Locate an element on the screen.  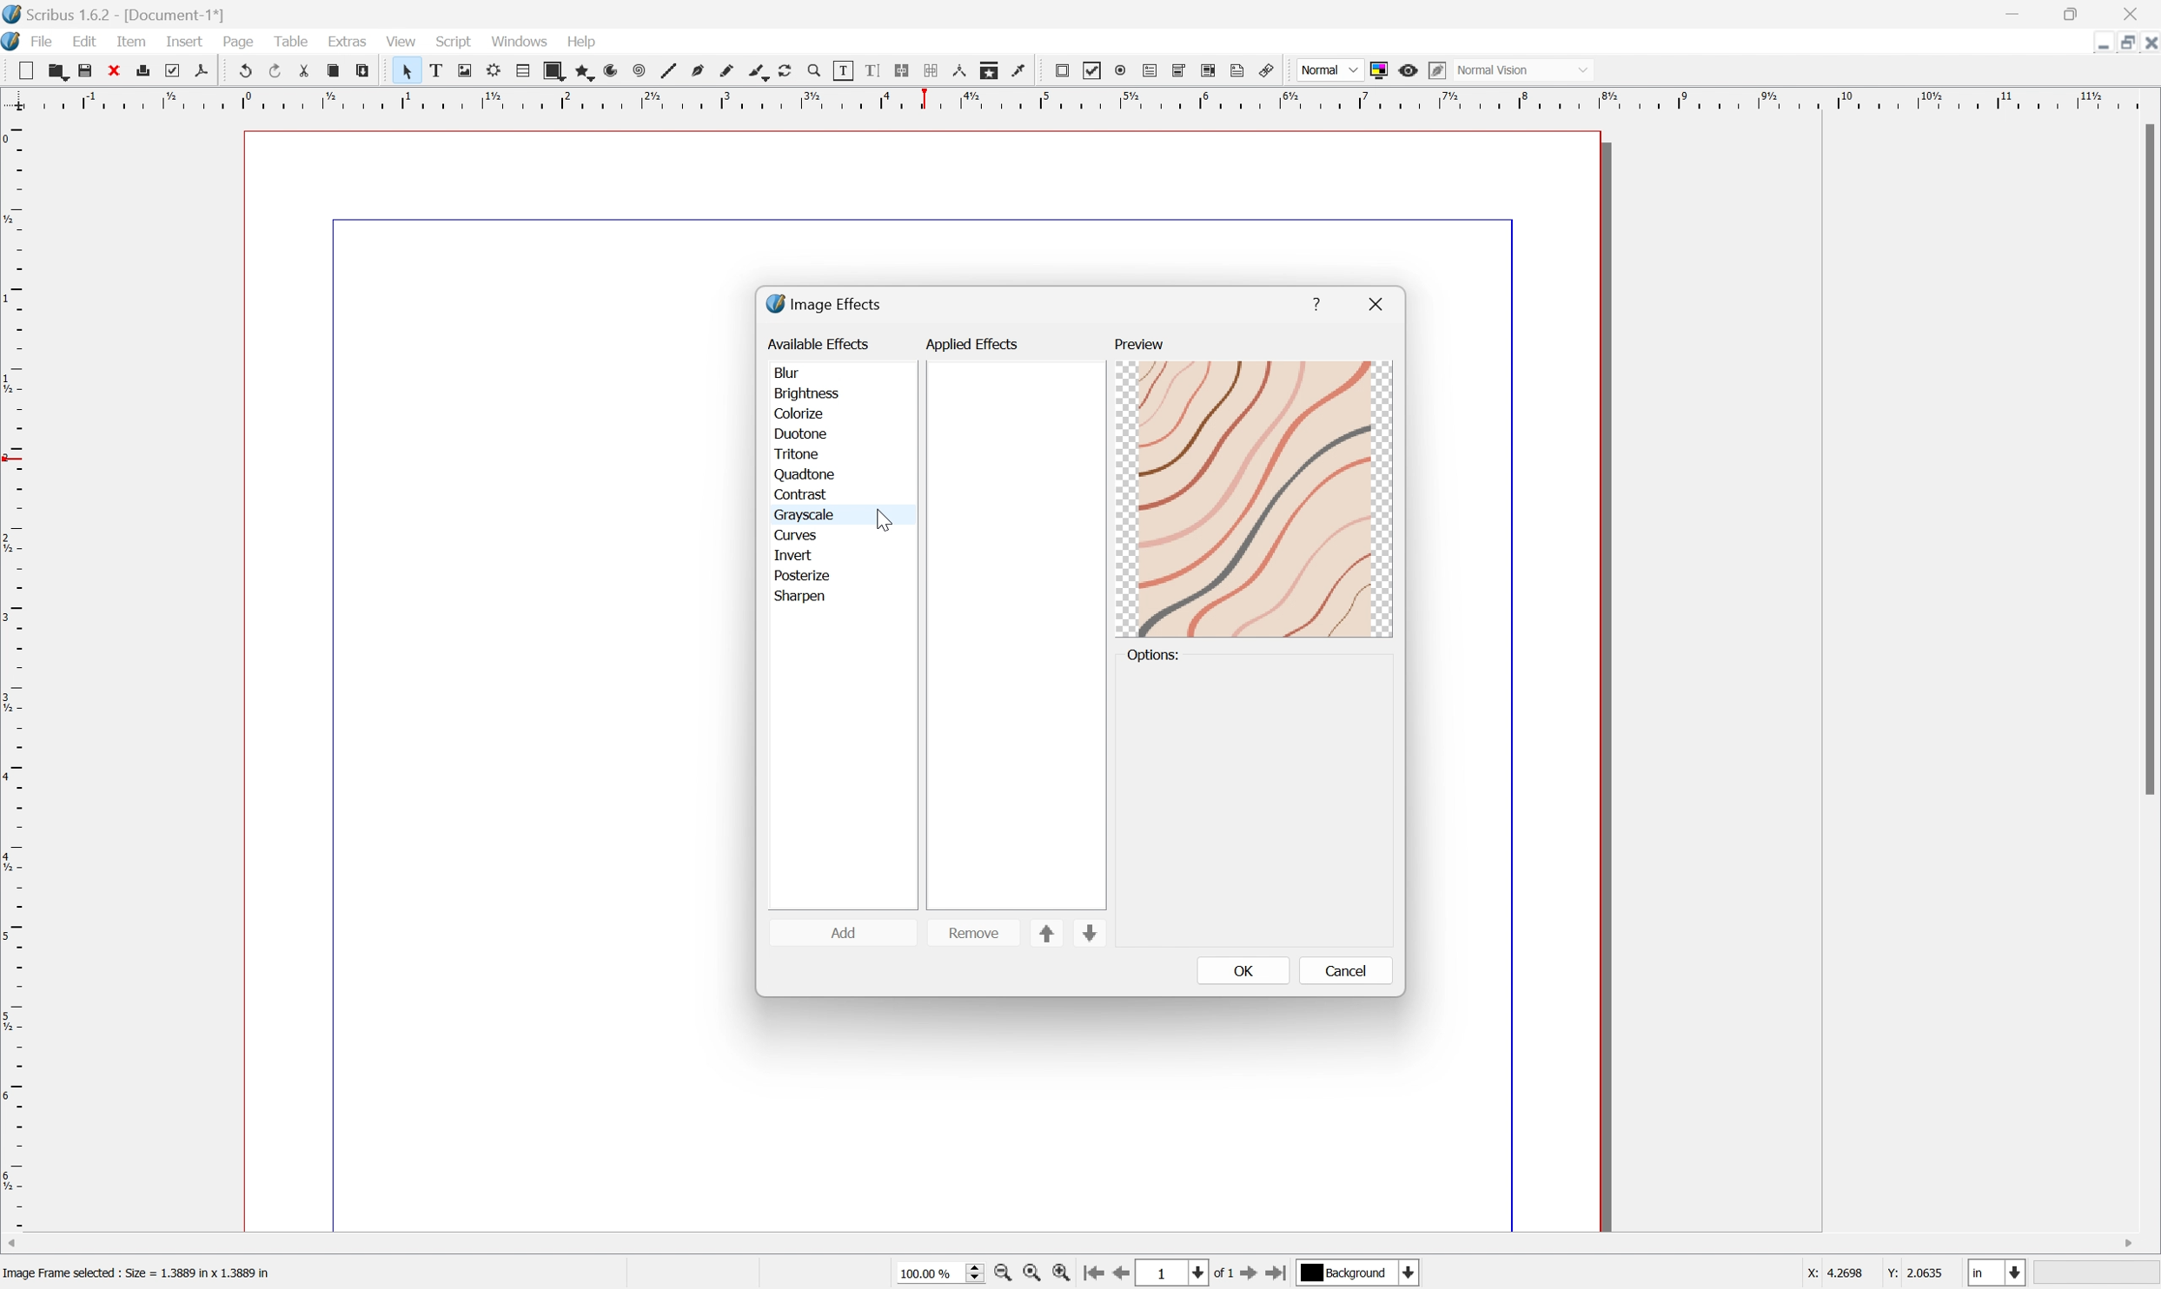
sharpen is located at coordinates (802, 598).